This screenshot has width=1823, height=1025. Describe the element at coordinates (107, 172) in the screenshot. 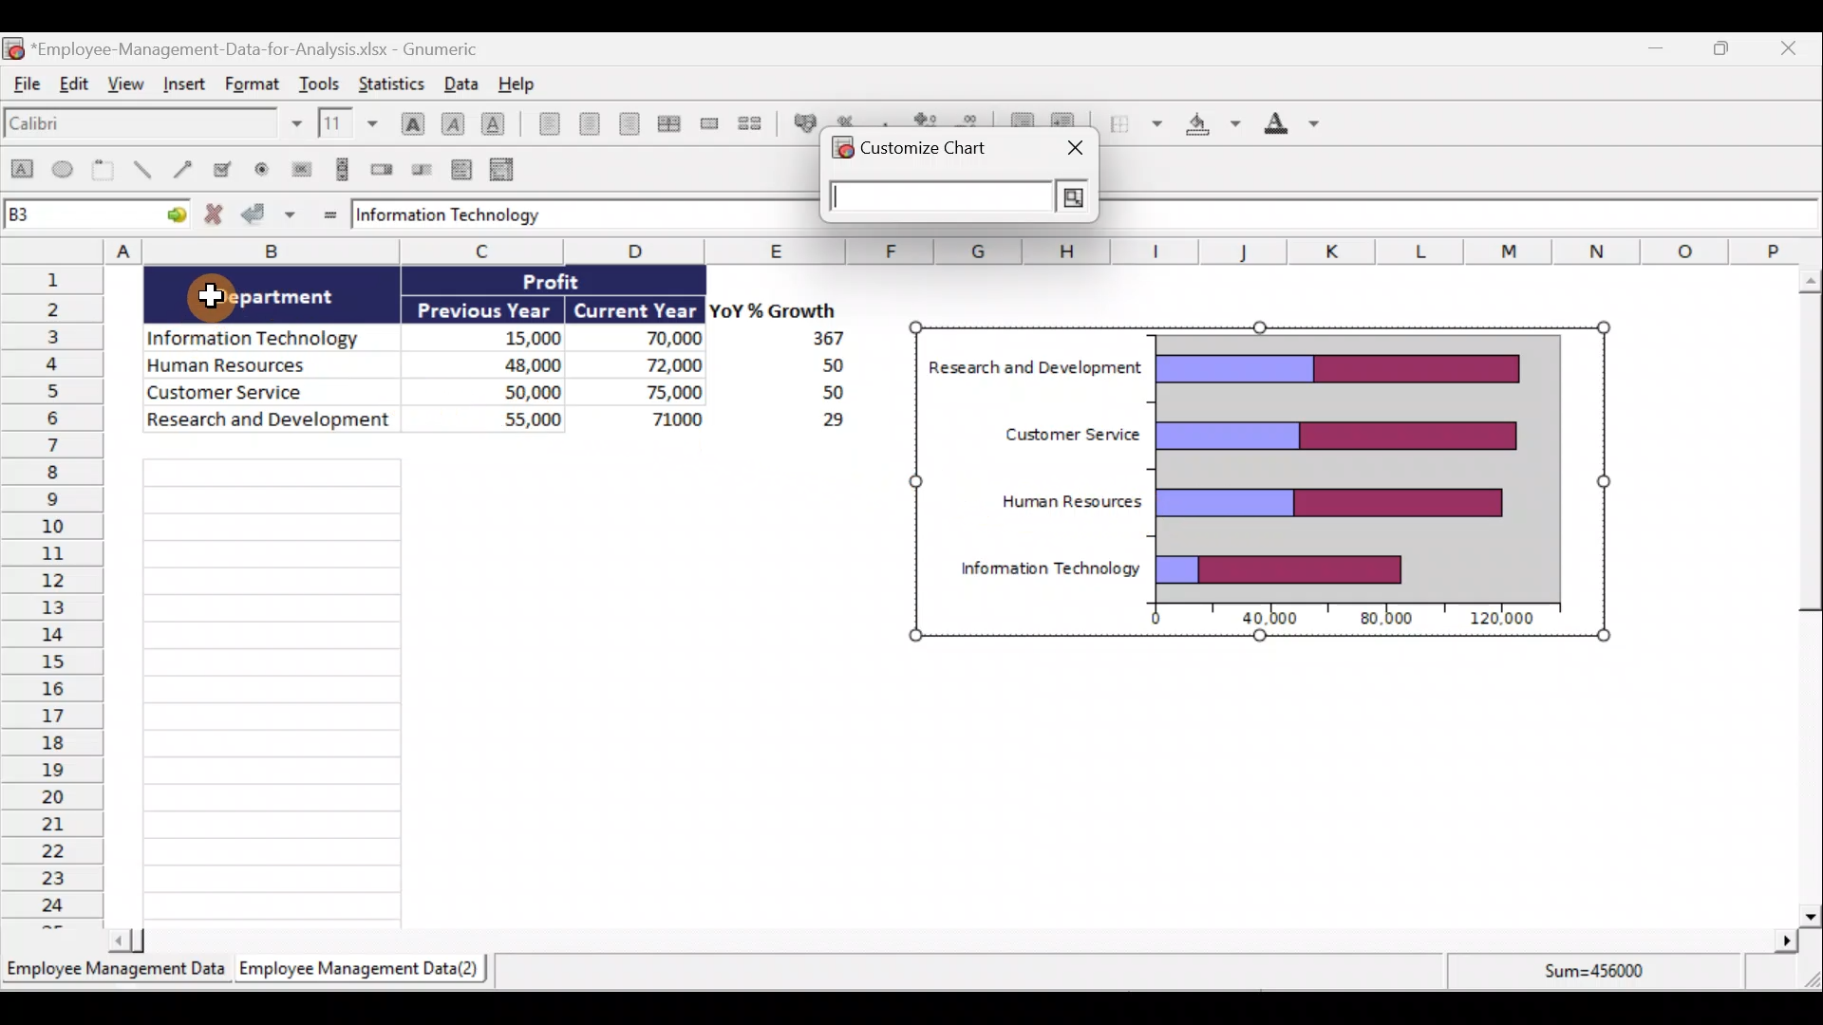

I see `Create a frame` at that location.